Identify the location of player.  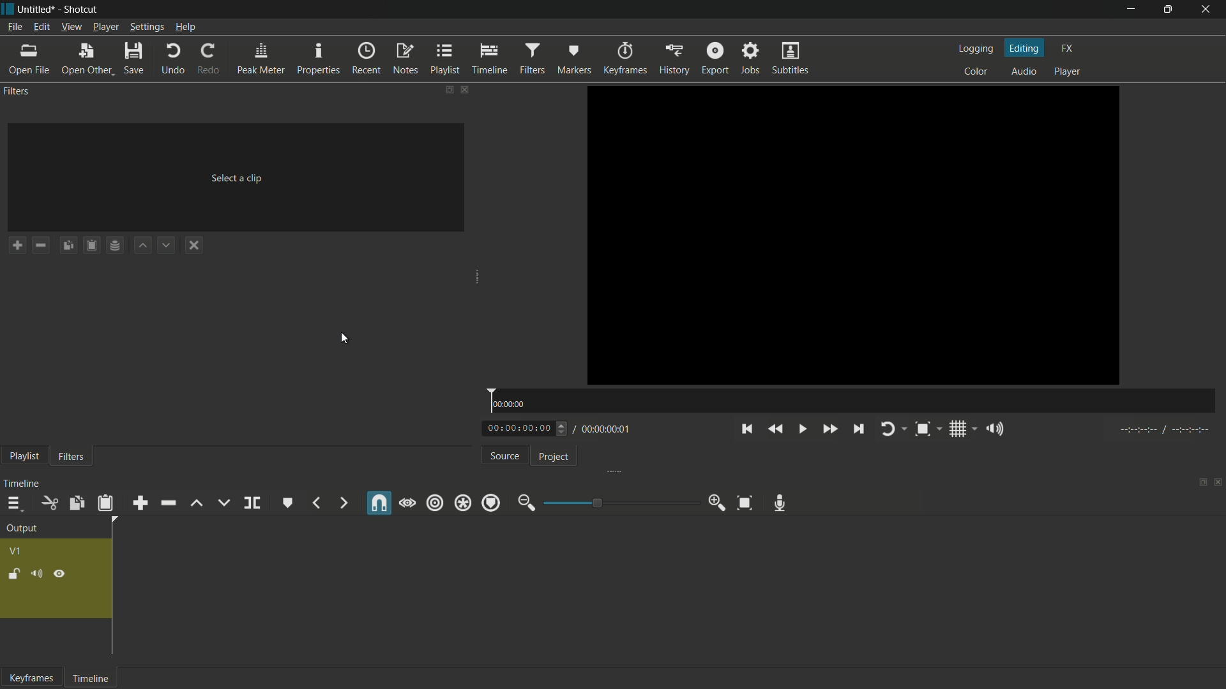
(1068, 72).